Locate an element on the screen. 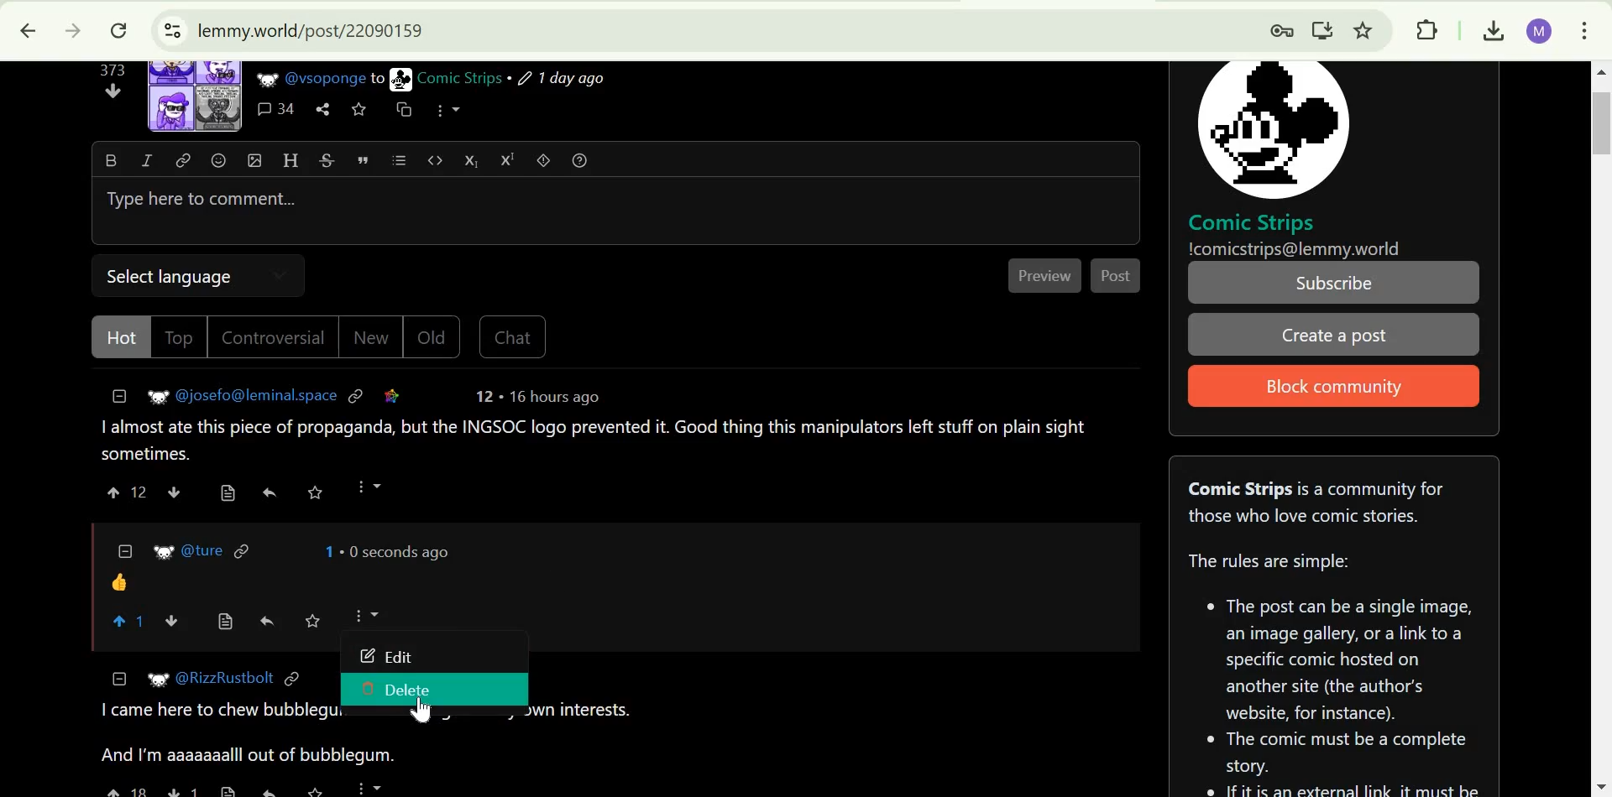 The width and height of the screenshot is (1612, 797). link is located at coordinates (184, 159).